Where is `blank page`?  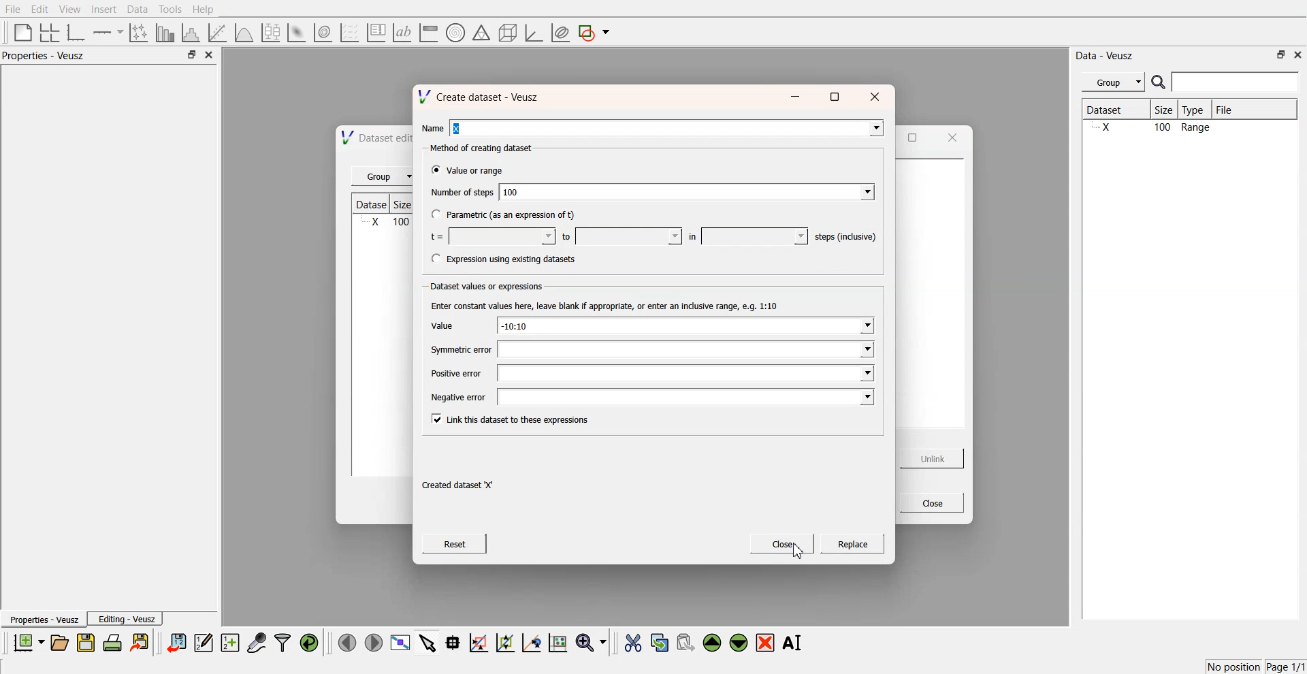 blank page is located at coordinates (20, 31).